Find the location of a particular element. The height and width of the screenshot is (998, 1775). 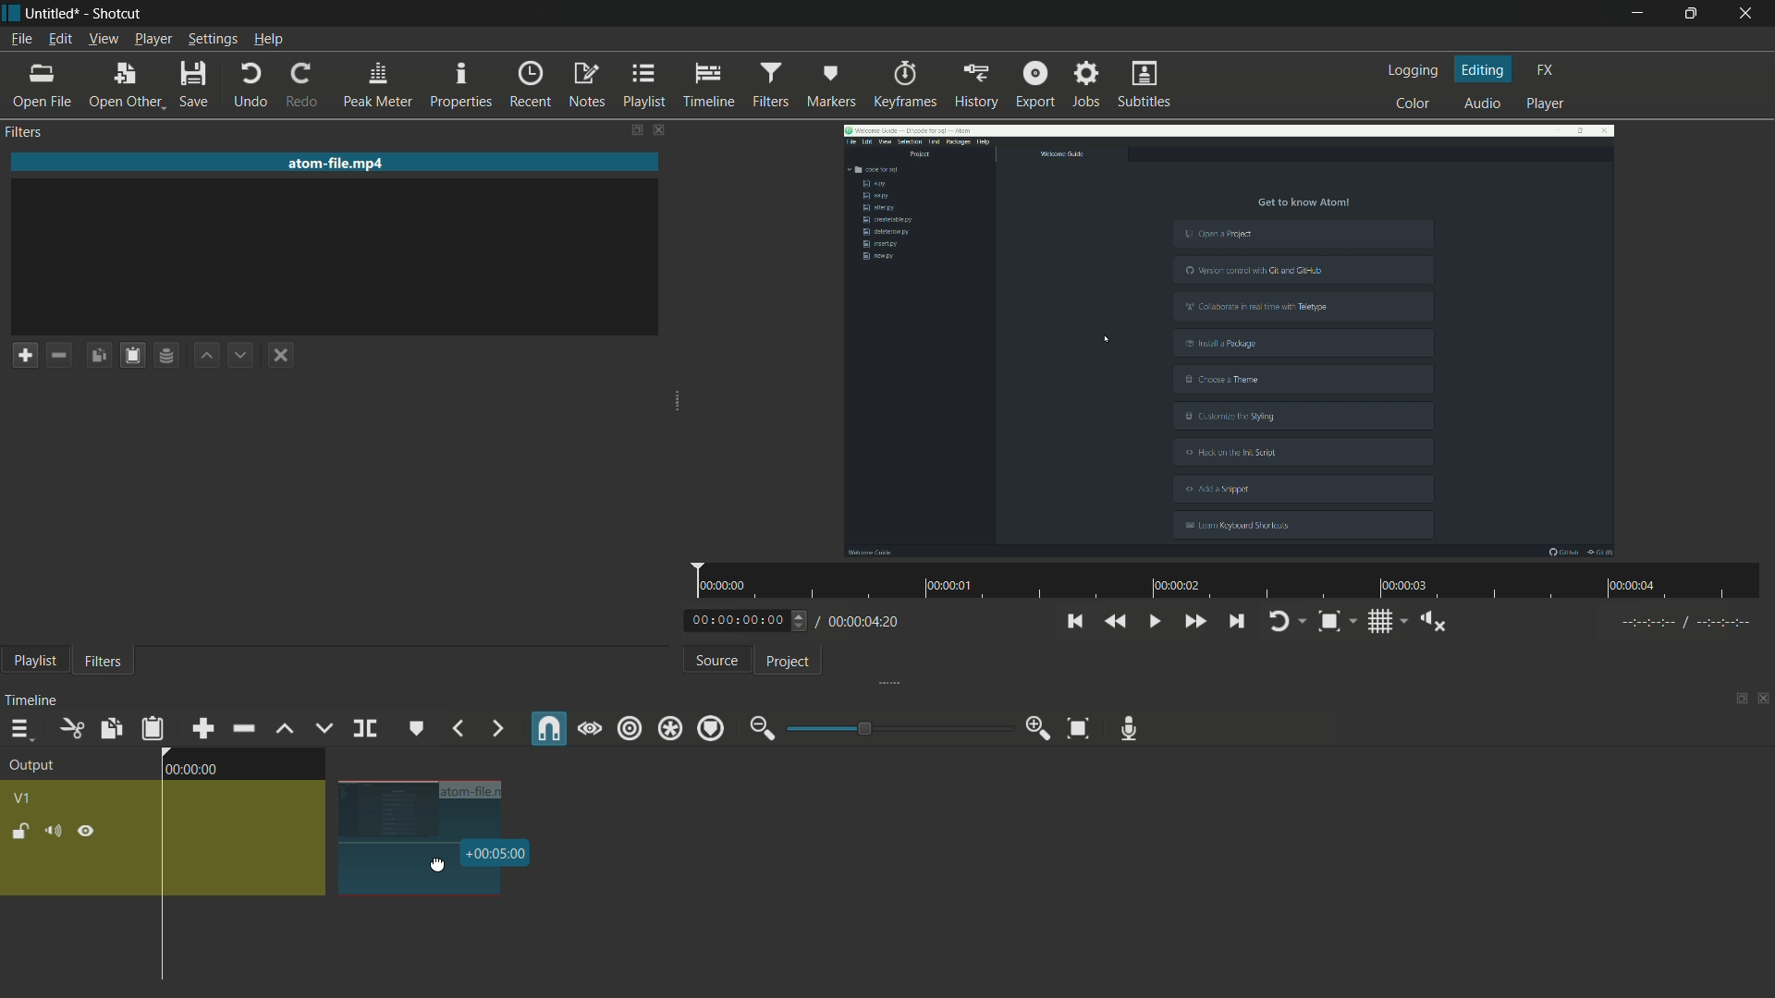

file name is located at coordinates (53, 14).